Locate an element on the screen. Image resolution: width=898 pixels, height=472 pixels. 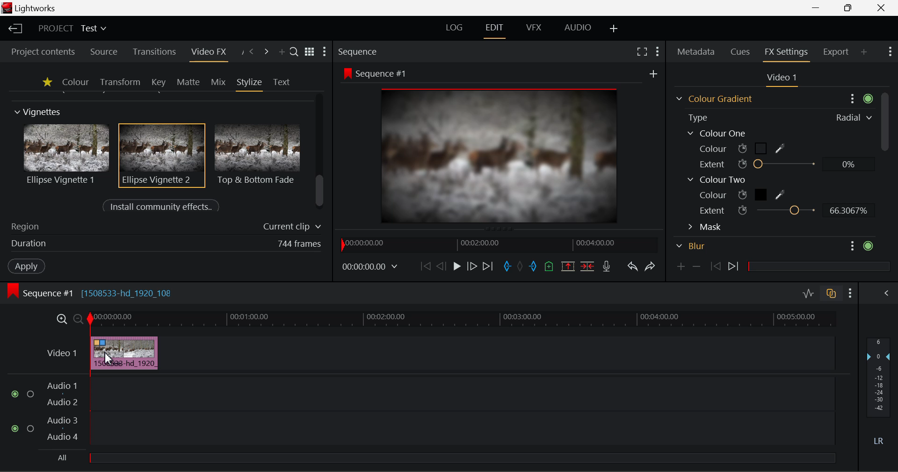
Extent © O + 663067% is located at coordinates (782, 211).